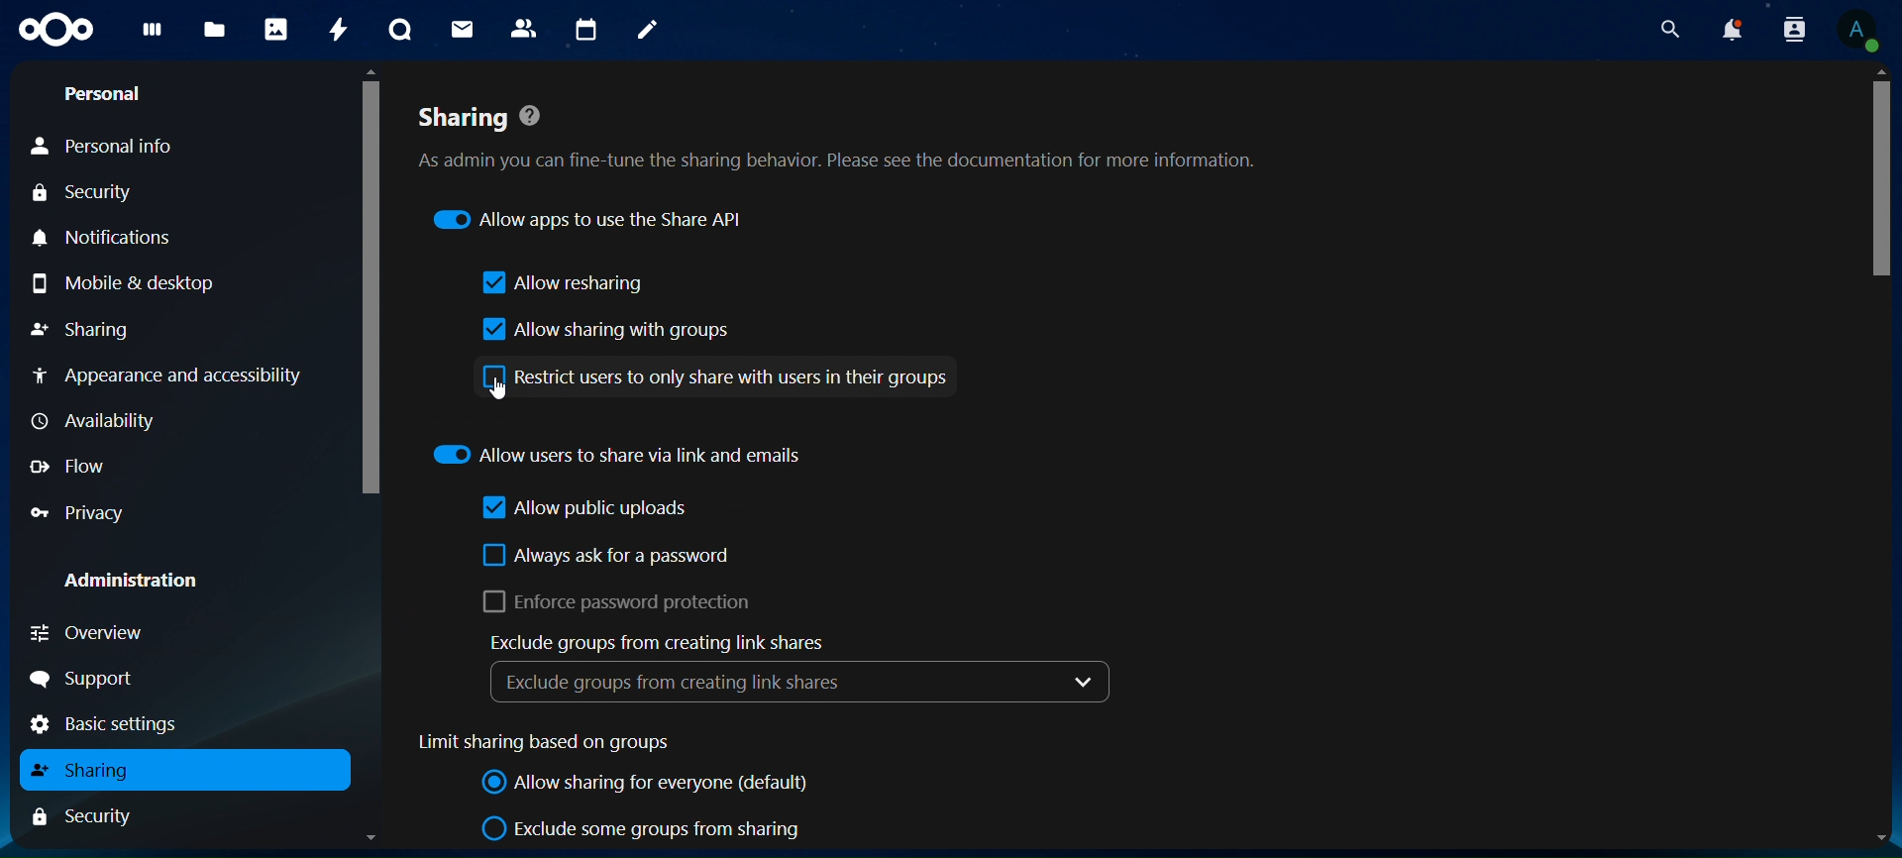 The image size is (1902, 858). What do you see at coordinates (83, 679) in the screenshot?
I see `support` at bounding box center [83, 679].